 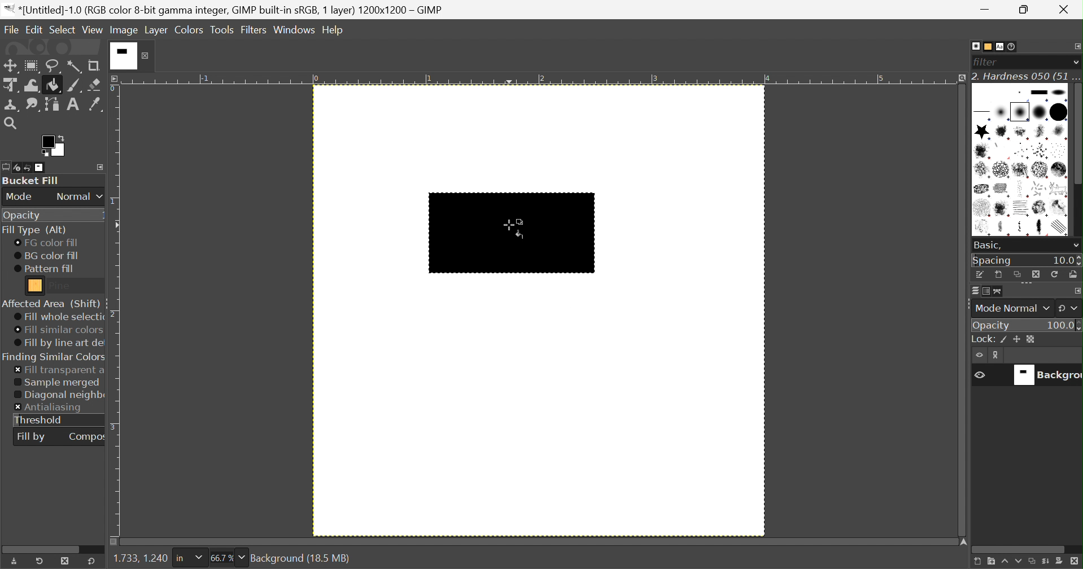 I want to click on 2. Hardness 050 (51..., so click(x=1026, y=76).